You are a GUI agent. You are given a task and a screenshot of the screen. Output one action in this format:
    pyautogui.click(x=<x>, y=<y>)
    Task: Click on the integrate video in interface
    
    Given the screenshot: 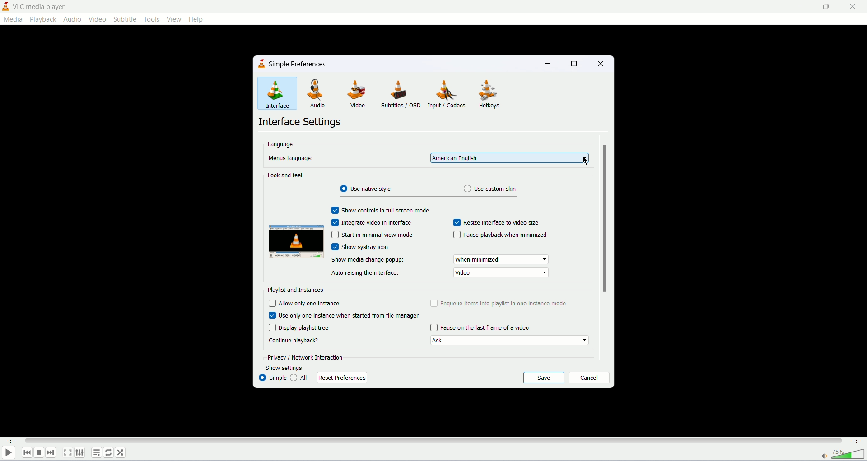 What is the action you would take?
    pyautogui.click(x=371, y=222)
    